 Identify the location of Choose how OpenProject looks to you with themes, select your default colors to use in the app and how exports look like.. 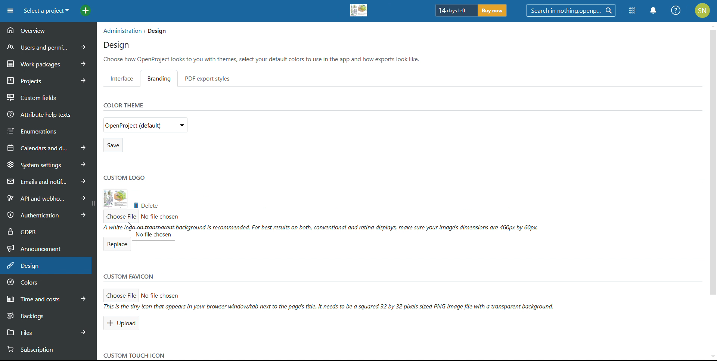
(264, 59).